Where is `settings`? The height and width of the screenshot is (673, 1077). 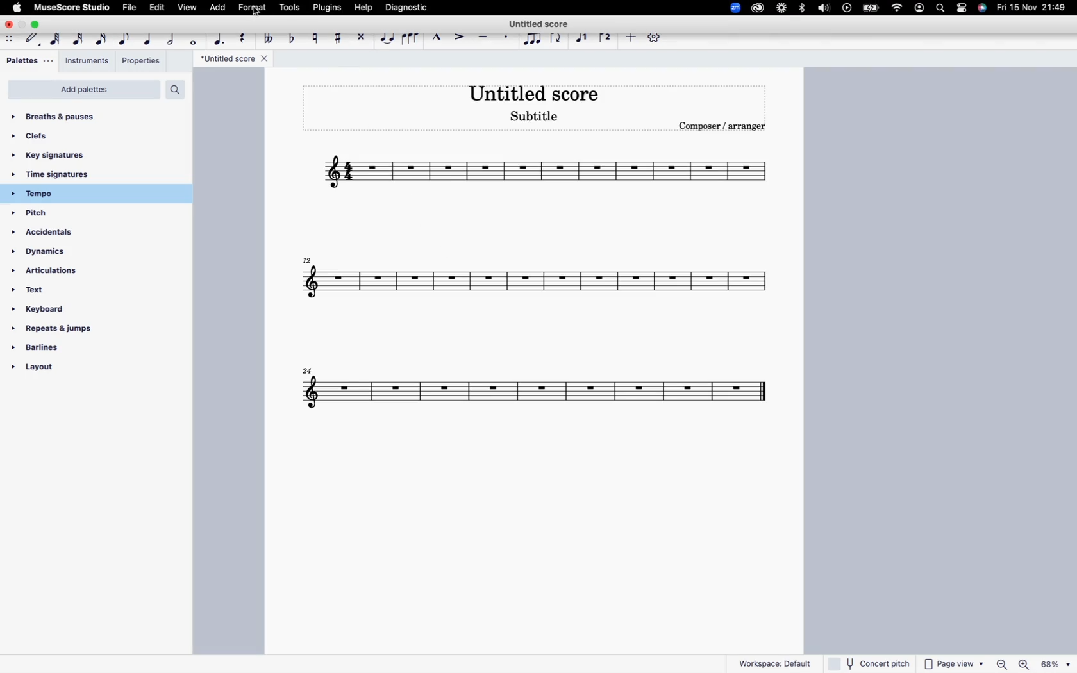
settings is located at coordinates (658, 40).